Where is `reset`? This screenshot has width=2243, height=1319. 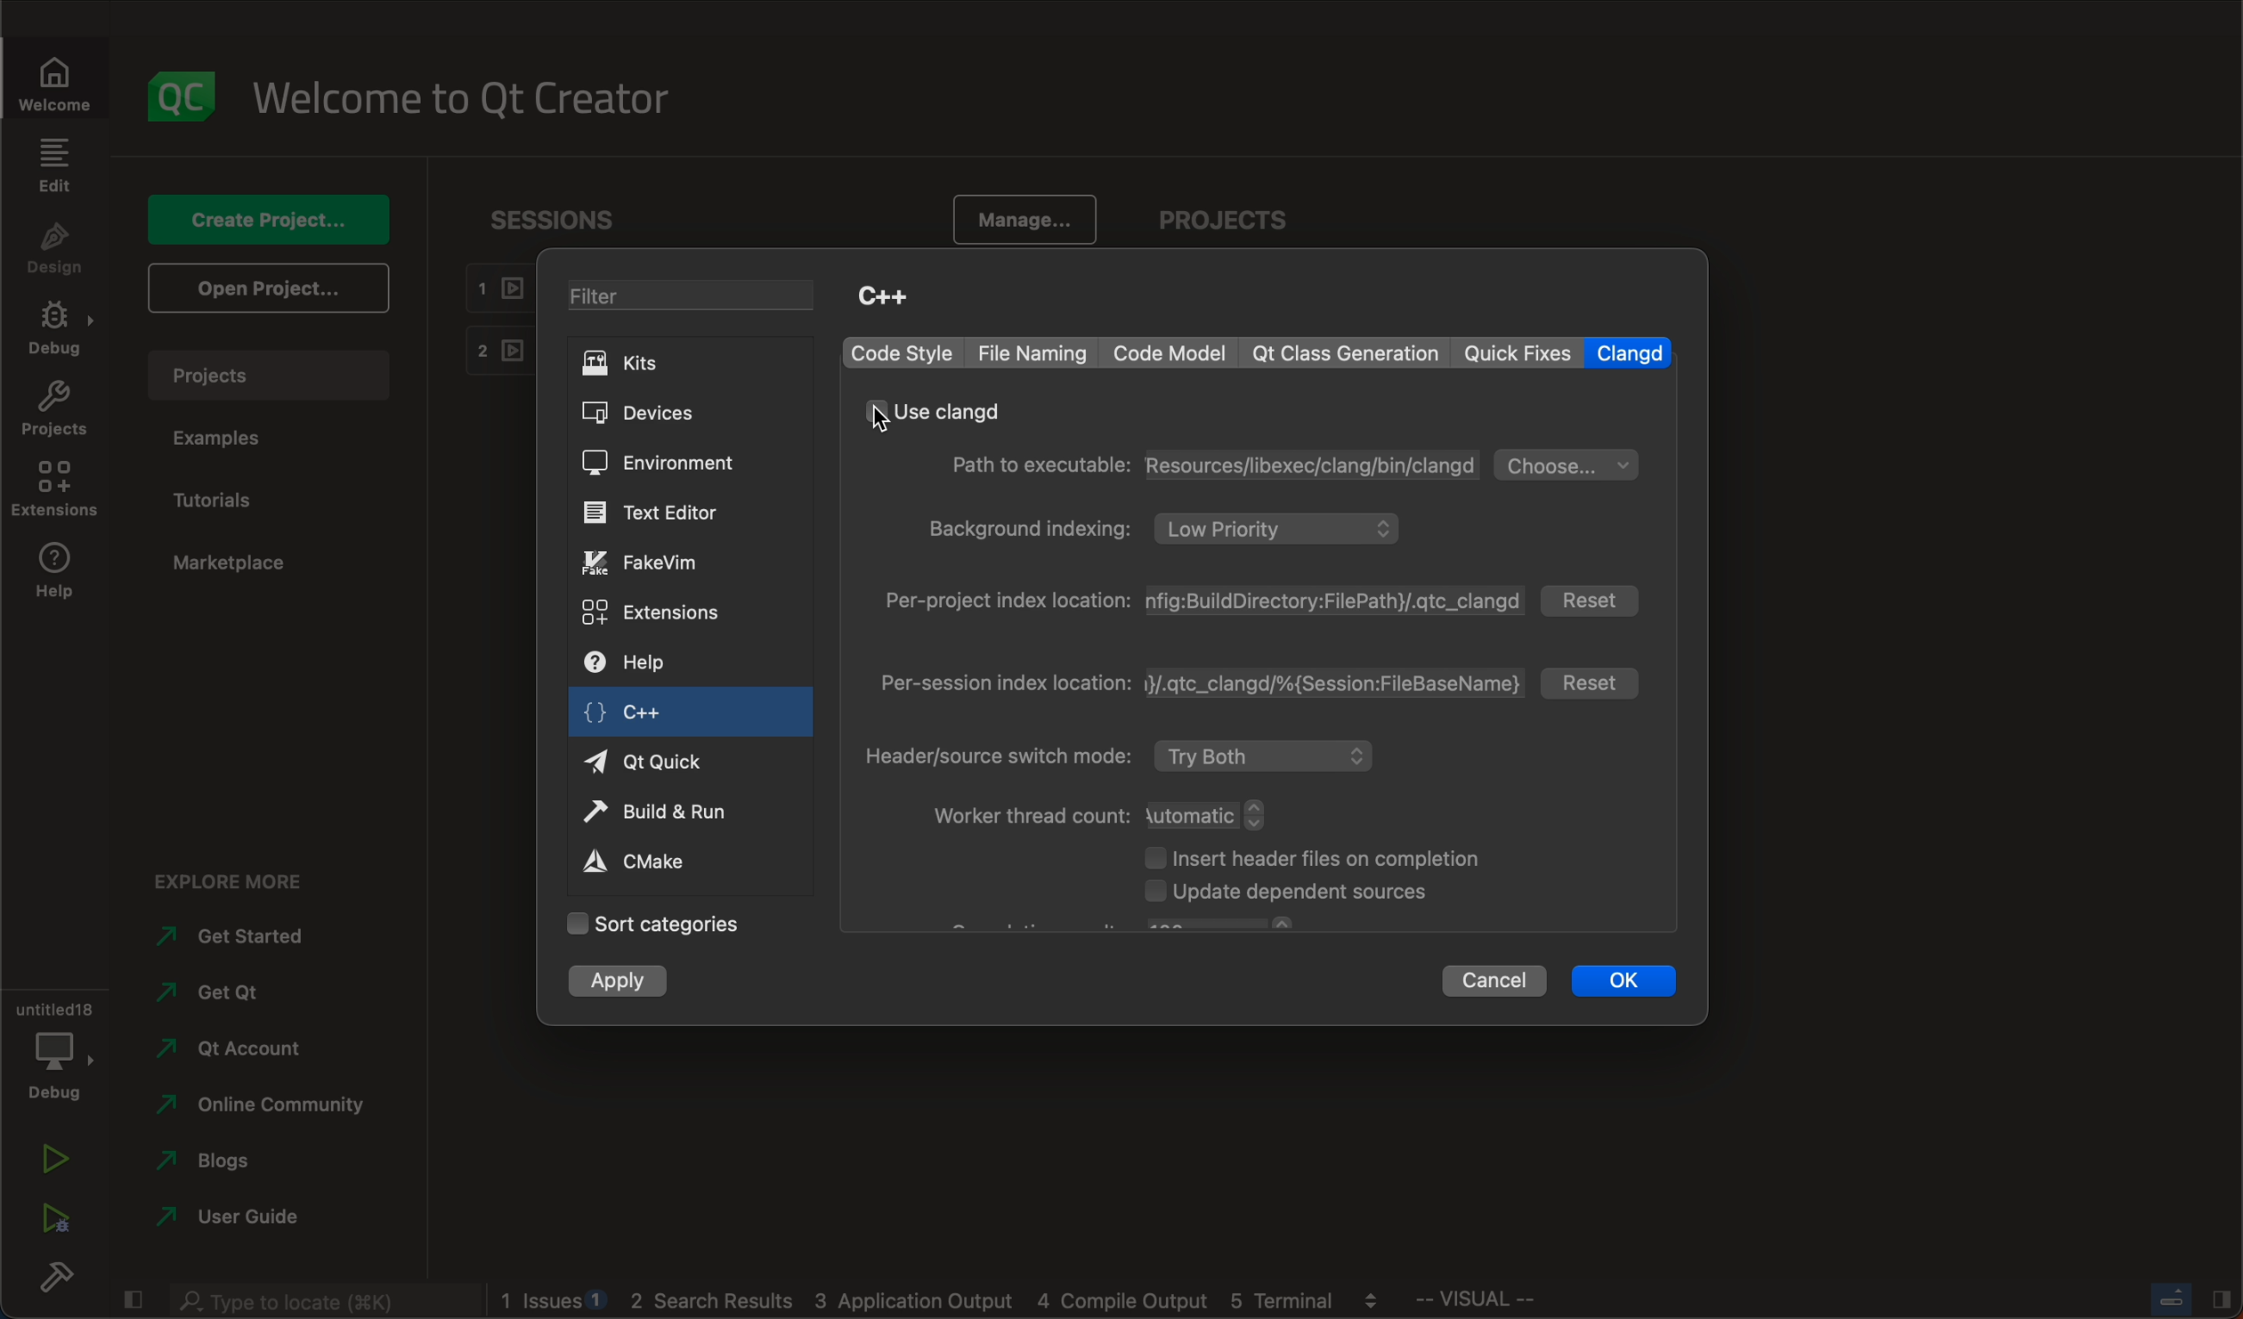
reset is located at coordinates (1589, 600).